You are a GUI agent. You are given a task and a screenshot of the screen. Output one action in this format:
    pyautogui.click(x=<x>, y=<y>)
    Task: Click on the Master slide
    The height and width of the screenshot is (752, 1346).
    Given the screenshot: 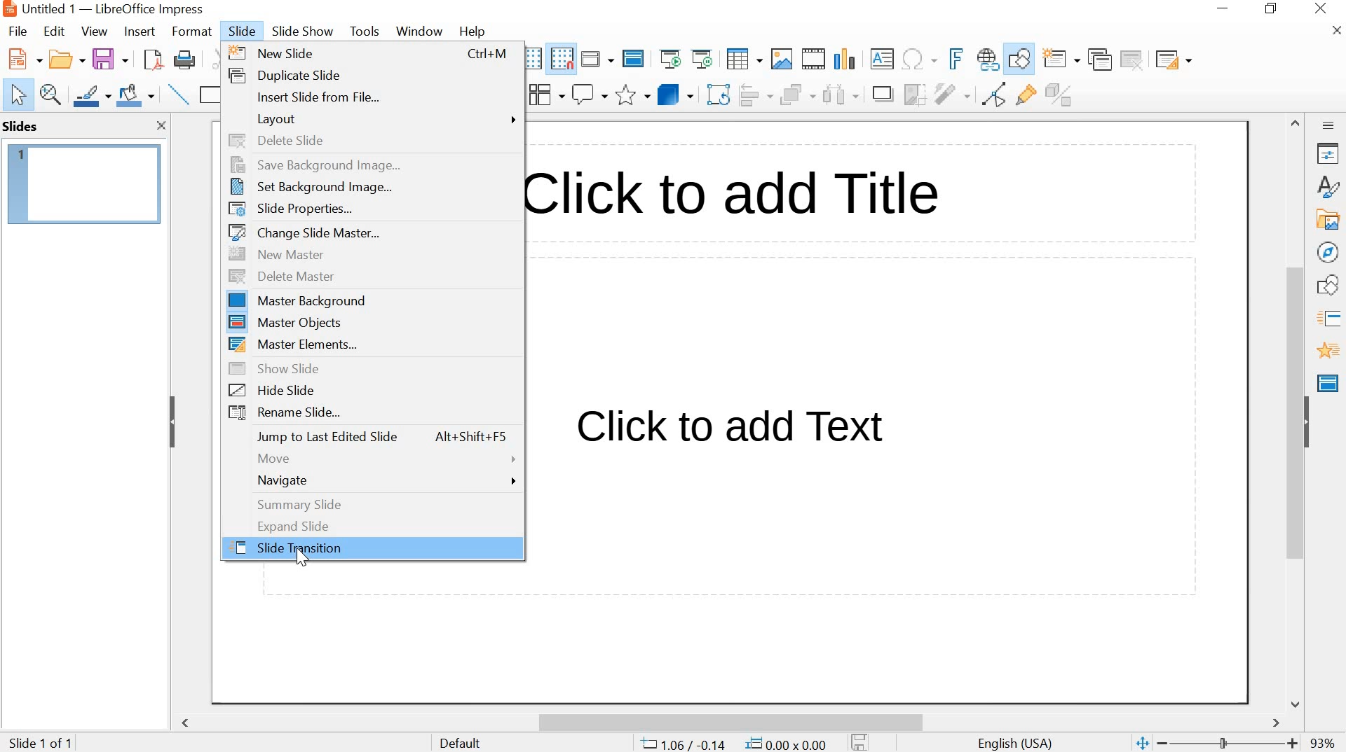 What is the action you would take?
    pyautogui.click(x=635, y=57)
    